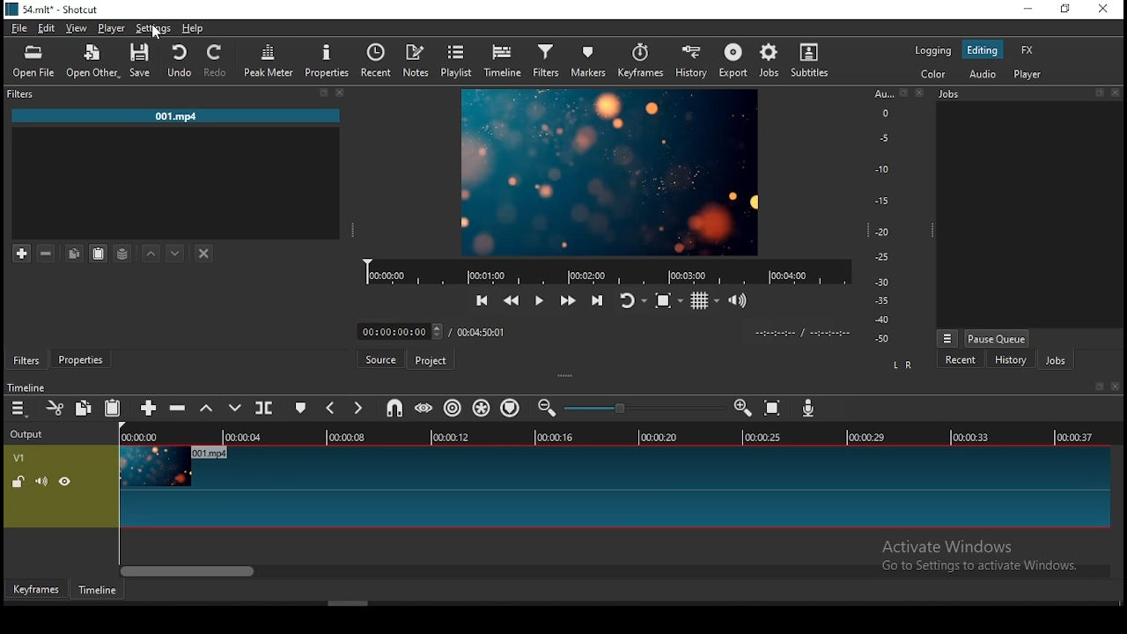 The width and height of the screenshot is (1127, 634). Describe the element at coordinates (396, 332) in the screenshot. I see `drop list` at that location.